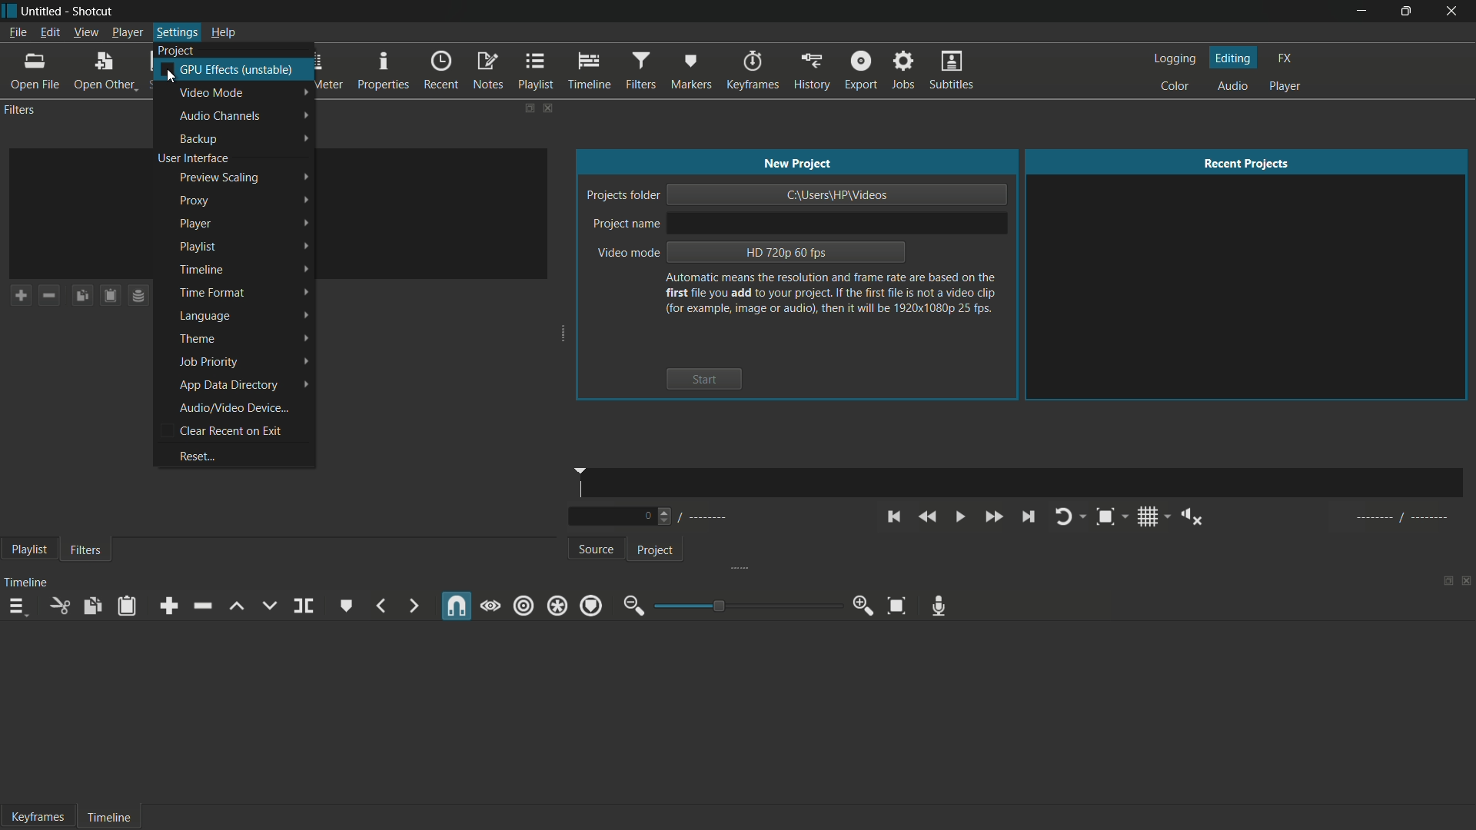  I want to click on recent, so click(443, 71).